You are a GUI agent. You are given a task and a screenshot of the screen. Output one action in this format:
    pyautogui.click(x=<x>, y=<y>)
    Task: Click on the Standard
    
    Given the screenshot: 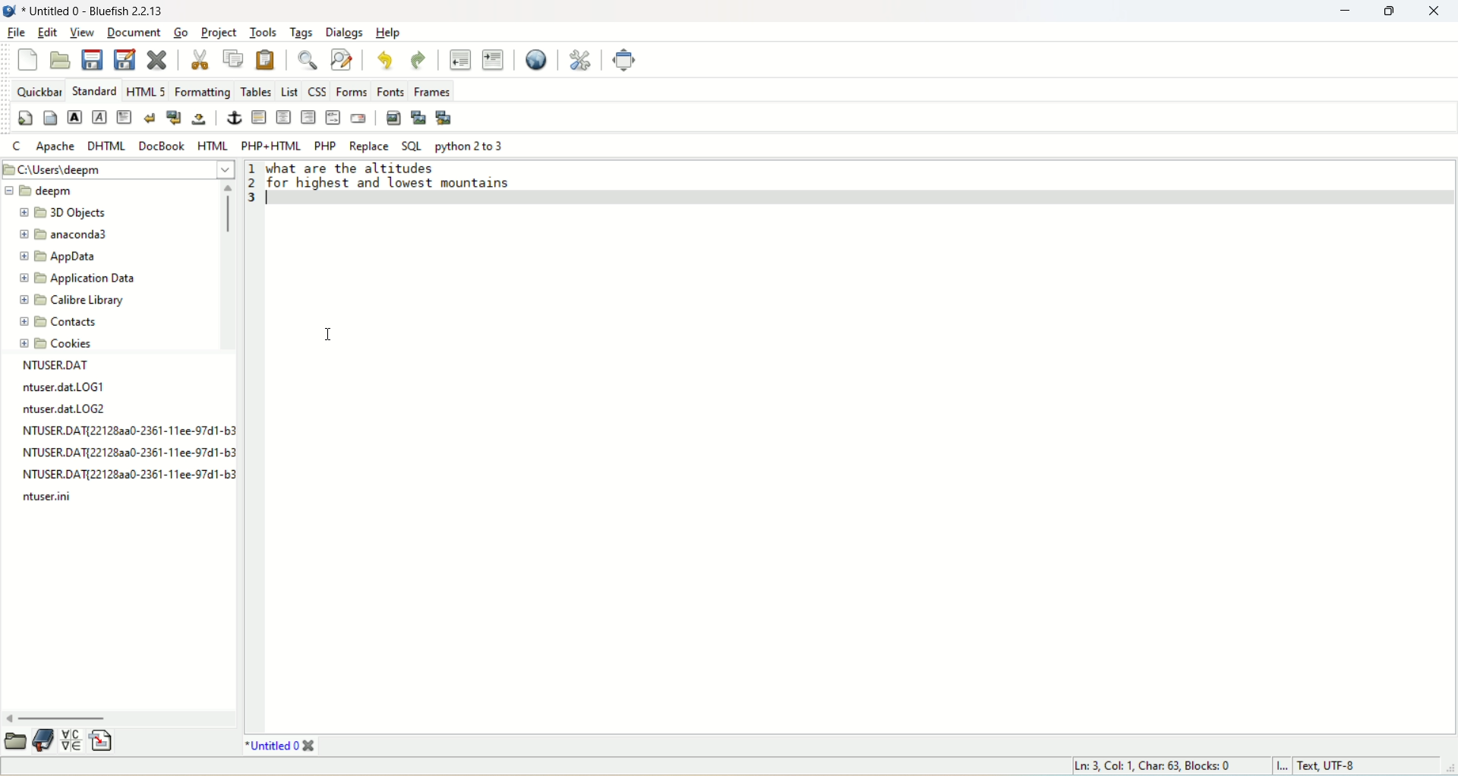 What is the action you would take?
    pyautogui.click(x=93, y=90)
    